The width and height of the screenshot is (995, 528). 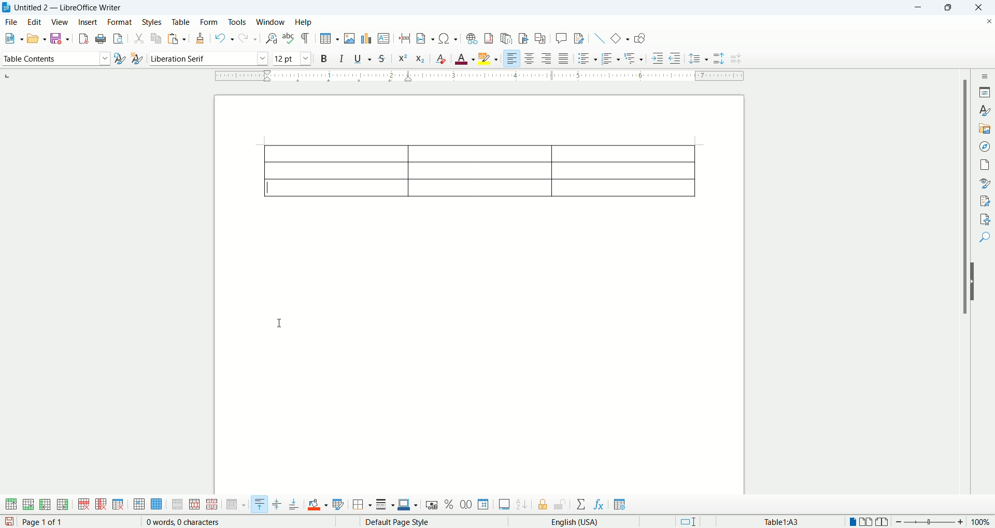 I want to click on merge cells, so click(x=178, y=505).